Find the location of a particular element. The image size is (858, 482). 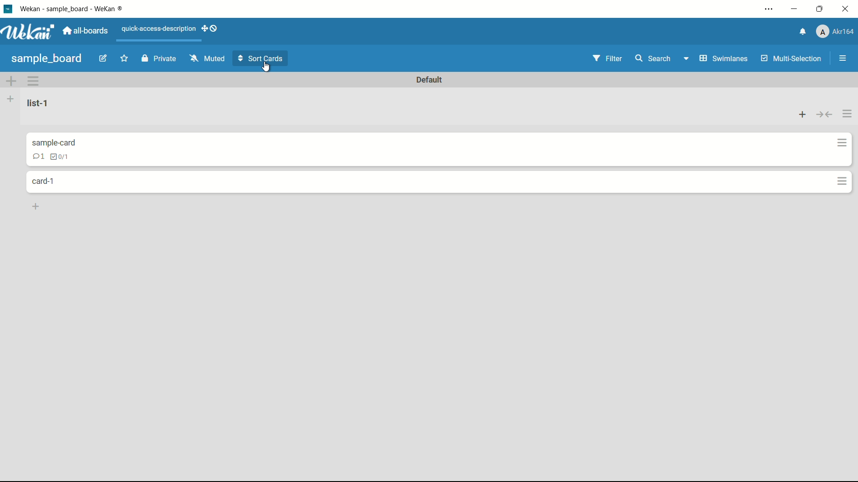

collapse is located at coordinates (824, 115).